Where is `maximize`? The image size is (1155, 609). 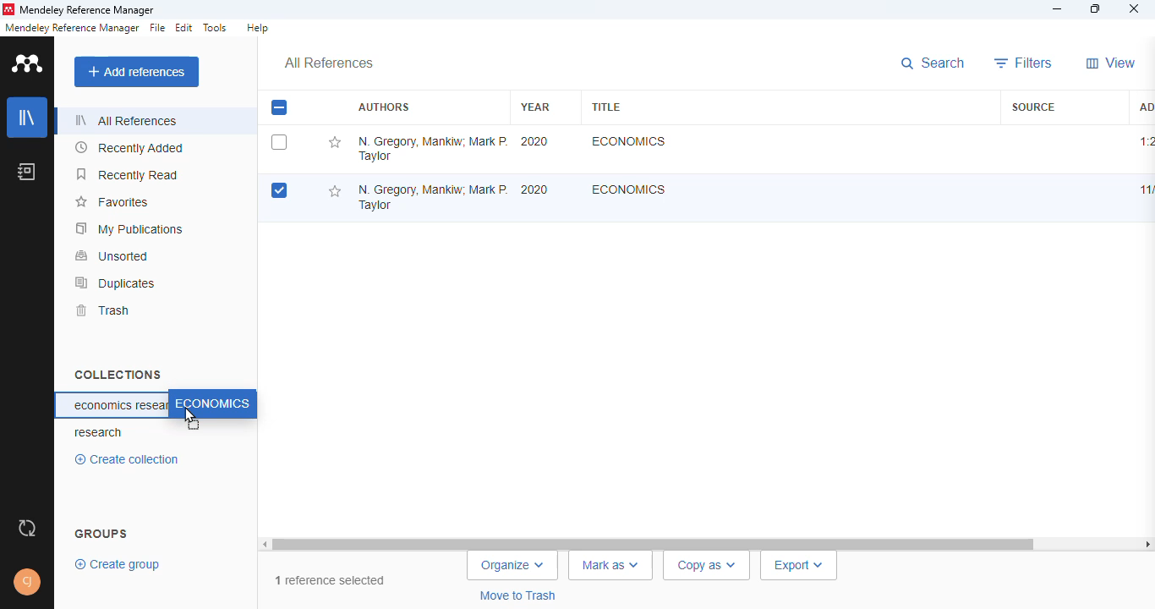 maximize is located at coordinates (1098, 9).